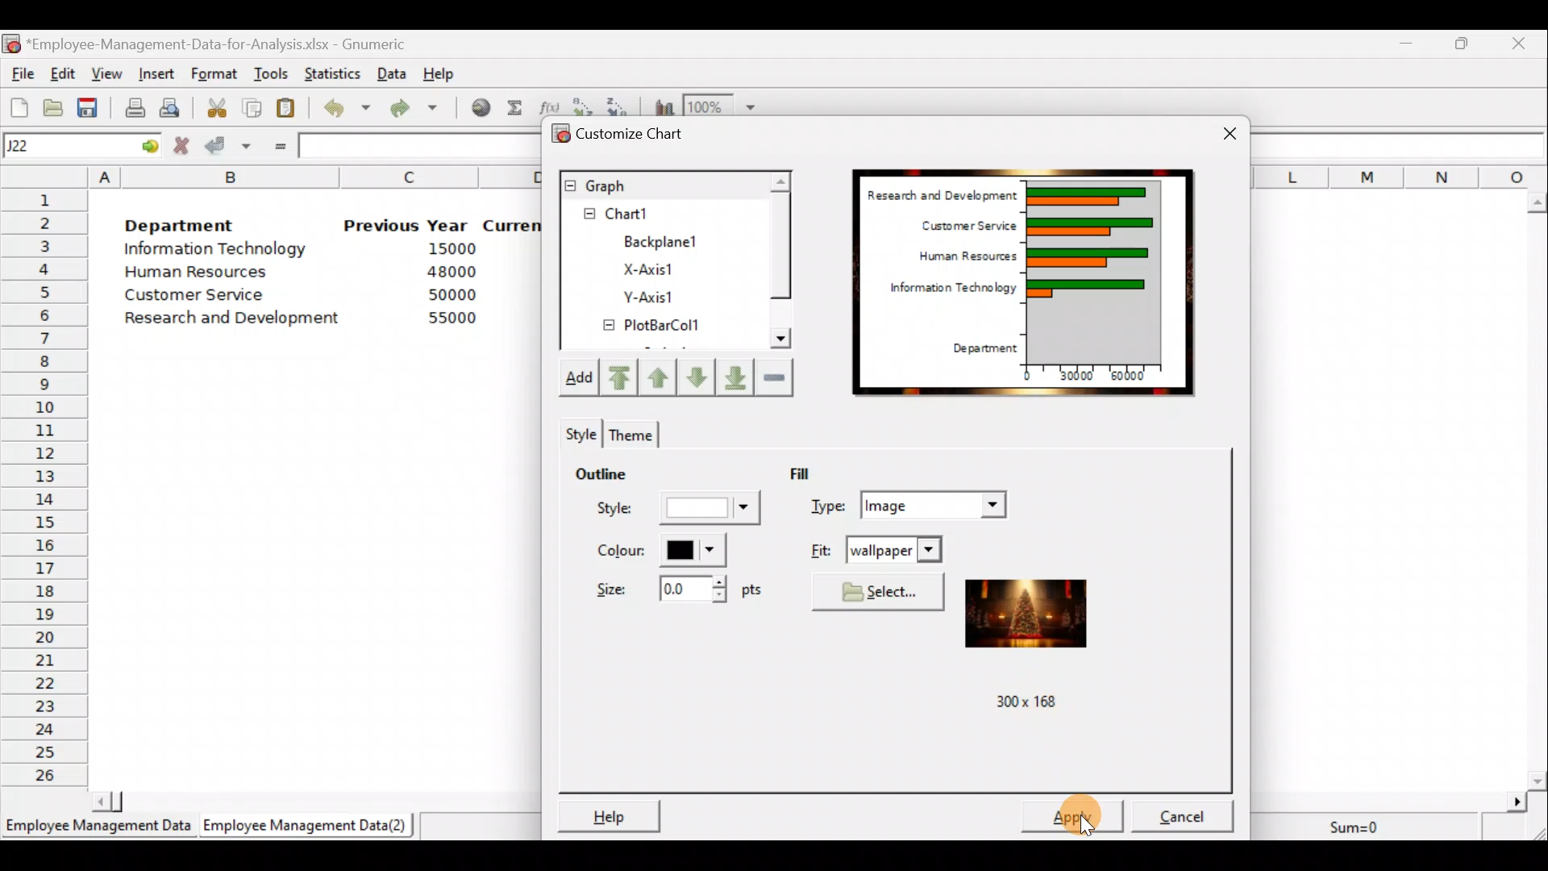 This screenshot has width=1548, height=871. I want to click on Paste the clipboard, so click(290, 110).